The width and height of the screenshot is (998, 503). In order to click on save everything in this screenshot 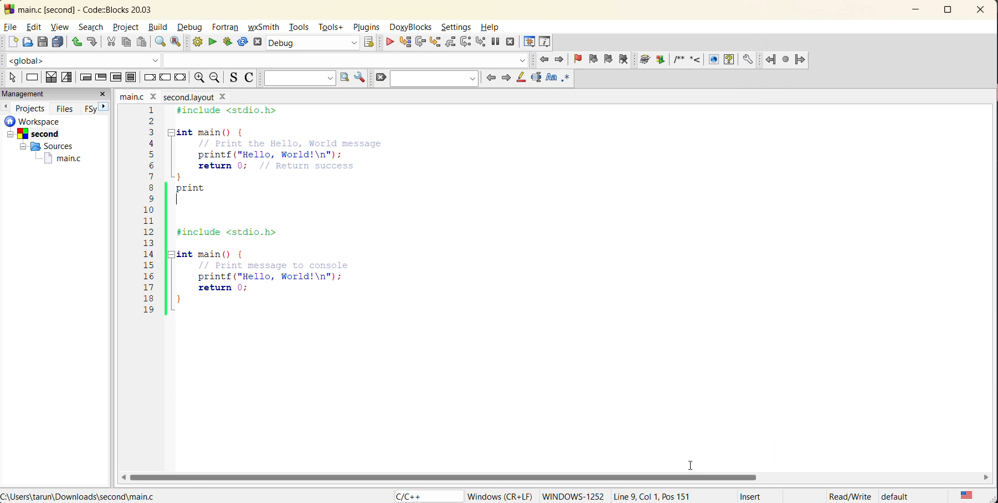, I will do `click(59, 43)`.